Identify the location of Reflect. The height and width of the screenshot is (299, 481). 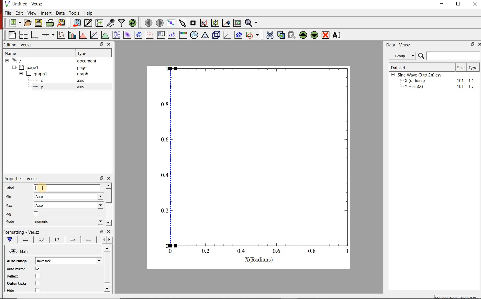
(13, 276).